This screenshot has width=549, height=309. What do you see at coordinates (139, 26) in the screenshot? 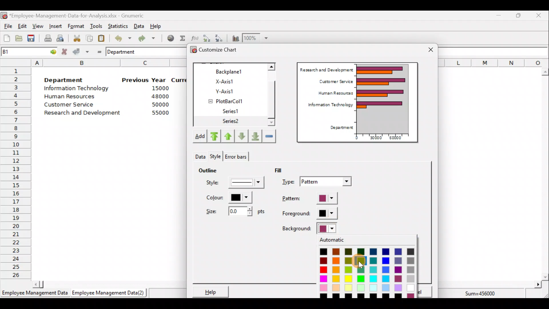
I see `Data` at bounding box center [139, 26].